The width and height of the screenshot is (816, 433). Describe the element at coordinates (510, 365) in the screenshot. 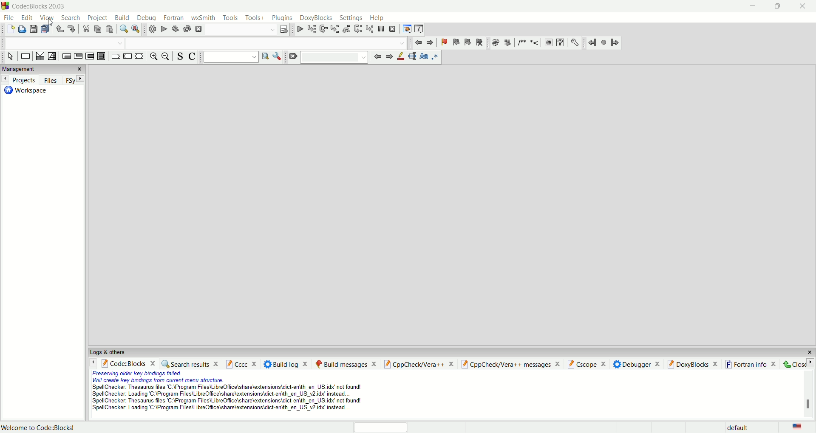

I see `Cppcheck/vera++ message` at that location.